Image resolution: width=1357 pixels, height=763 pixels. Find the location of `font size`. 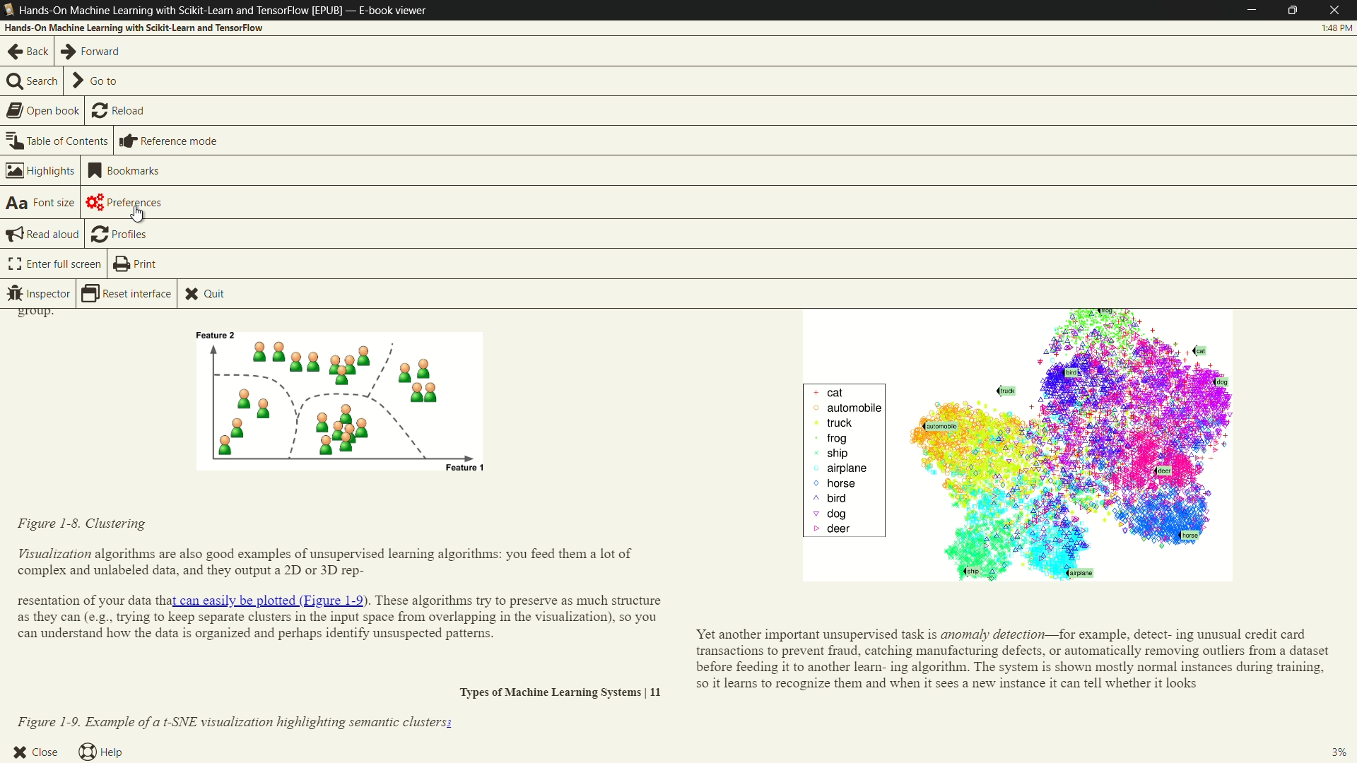

font size is located at coordinates (40, 202).